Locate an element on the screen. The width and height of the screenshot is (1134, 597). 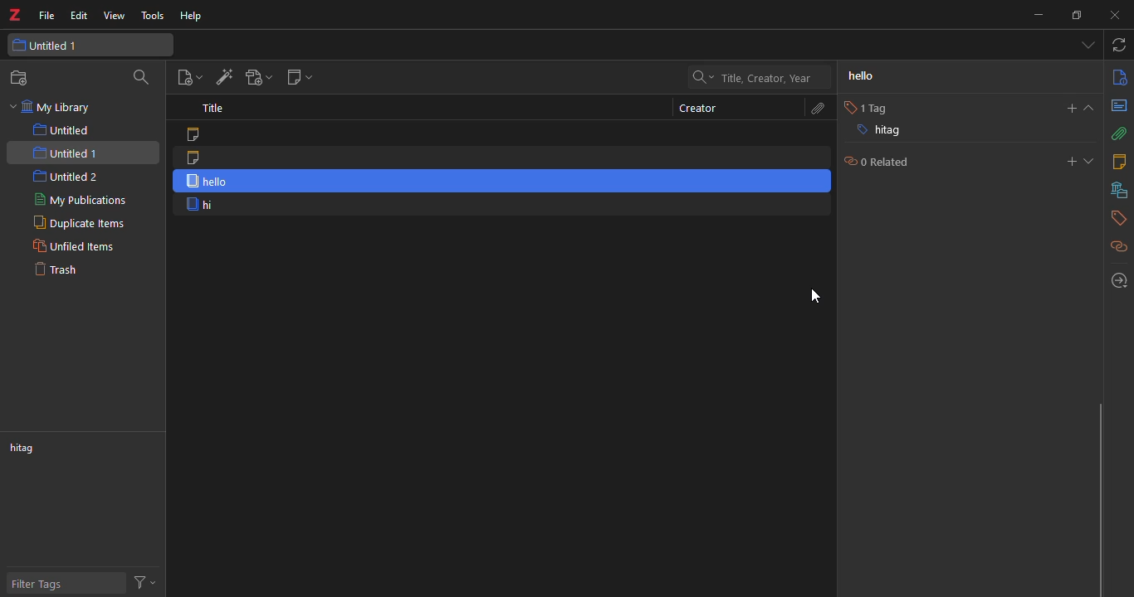
creator is located at coordinates (692, 108).